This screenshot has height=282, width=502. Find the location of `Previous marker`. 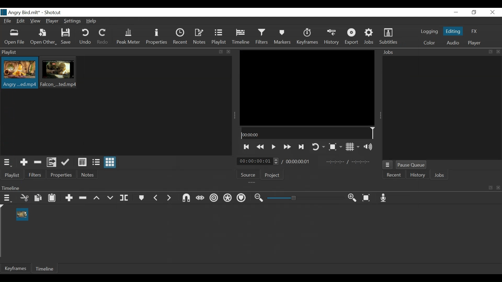

Previous marker is located at coordinates (156, 198).